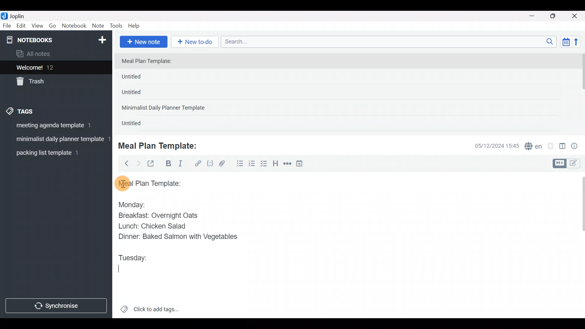 The image size is (585, 329). What do you see at coordinates (74, 26) in the screenshot?
I see `Notebook` at bounding box center [74, 26].